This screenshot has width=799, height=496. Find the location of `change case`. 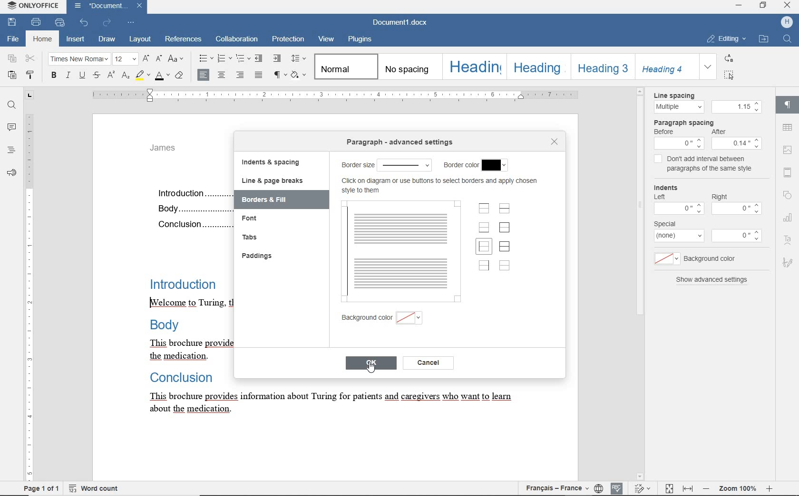

change case is located at coordinates (177, 58).